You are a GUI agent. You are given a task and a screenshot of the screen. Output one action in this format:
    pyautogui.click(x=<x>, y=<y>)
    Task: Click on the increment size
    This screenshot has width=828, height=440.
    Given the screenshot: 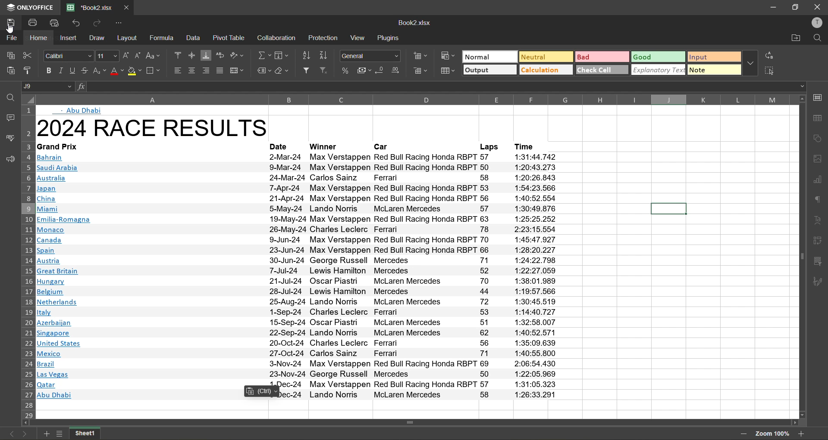 What is the action you would take?
    pyautogui.click(x=125, y=54)
    